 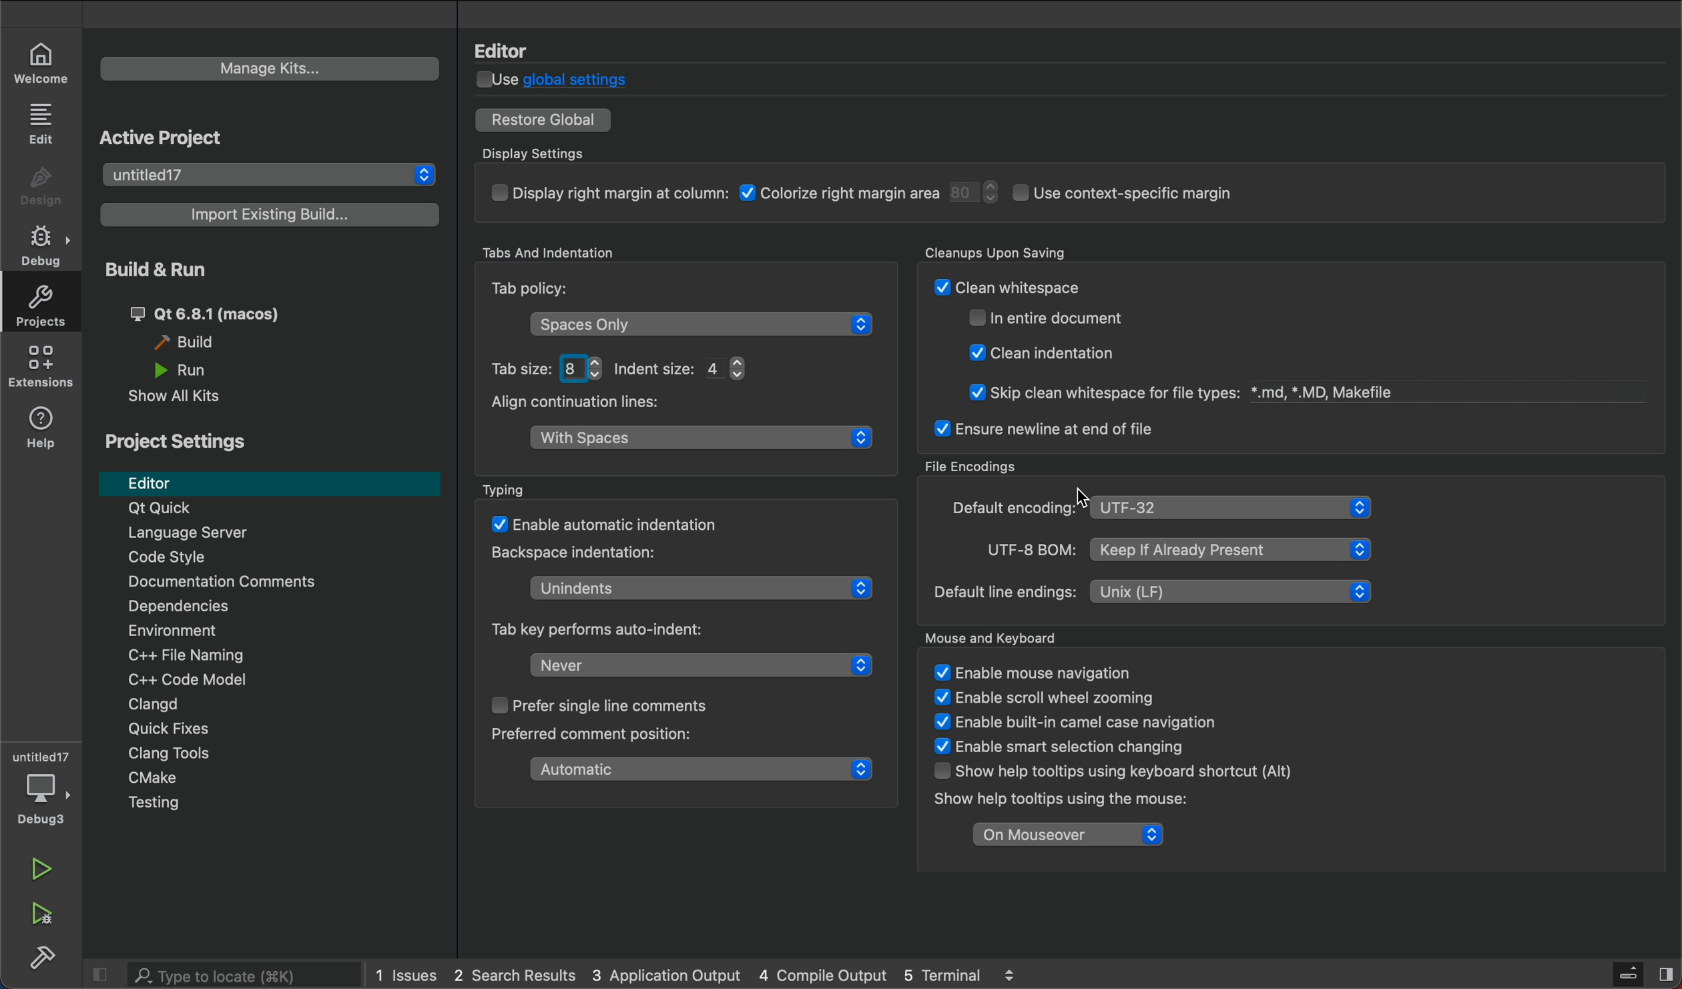 What do you see at coordinates (254, 804) in the screenshot?
I see `` at bounding box center [254, 804].